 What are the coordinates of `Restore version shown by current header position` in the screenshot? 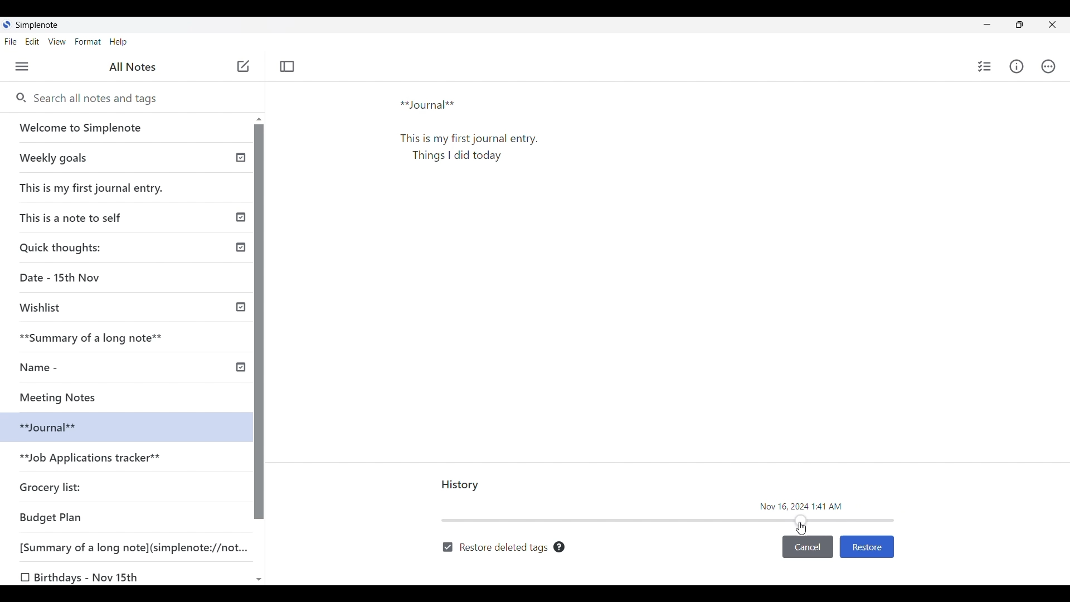 It's located at (867, 547).